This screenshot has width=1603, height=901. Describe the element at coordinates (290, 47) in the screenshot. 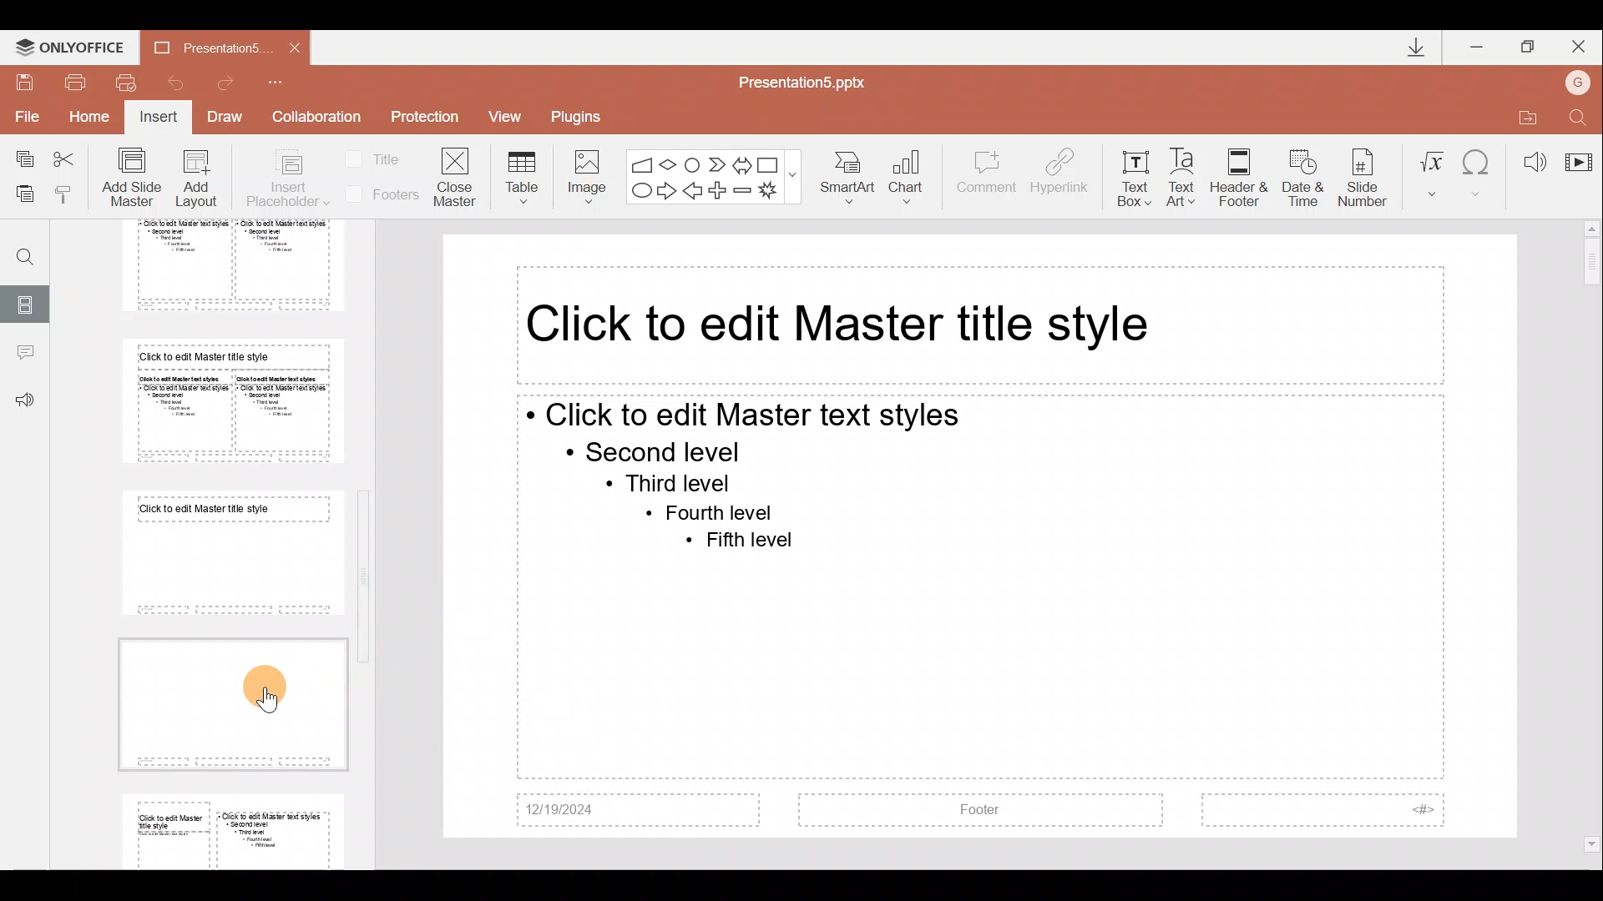

I see `Close document` at that location.